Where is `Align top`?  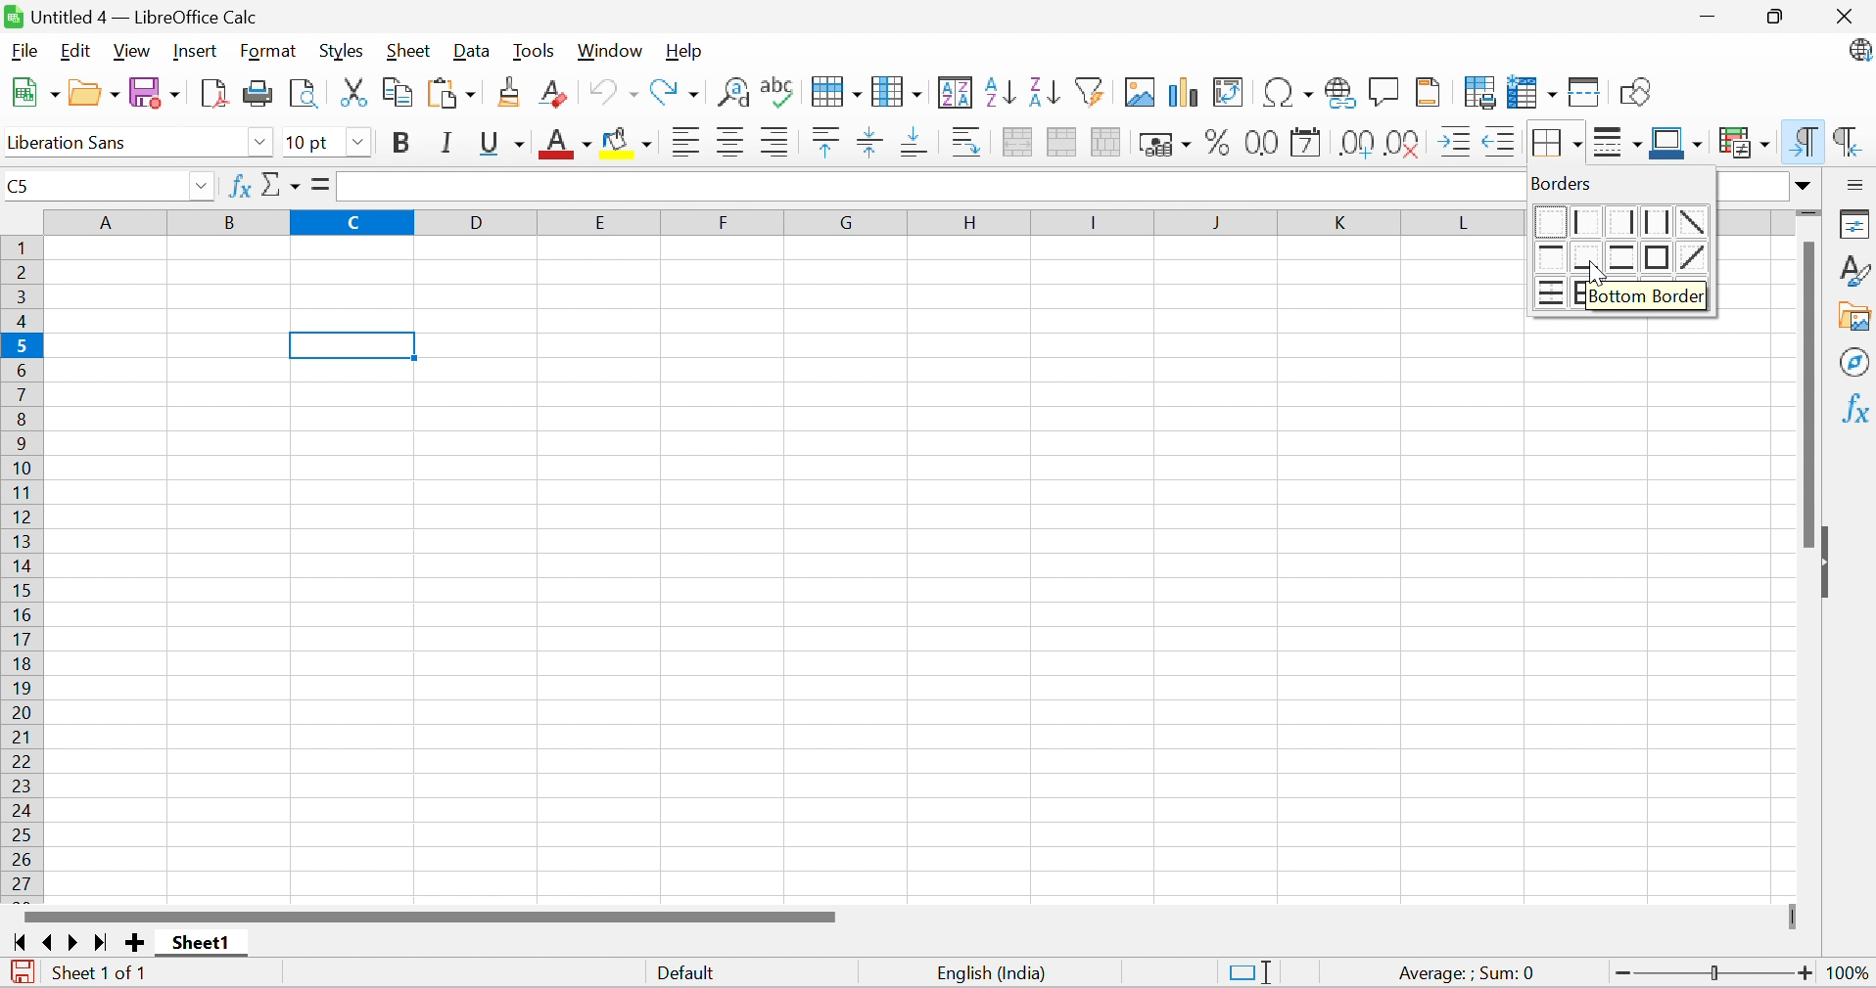 Align top is located at coordinates (826, 143).